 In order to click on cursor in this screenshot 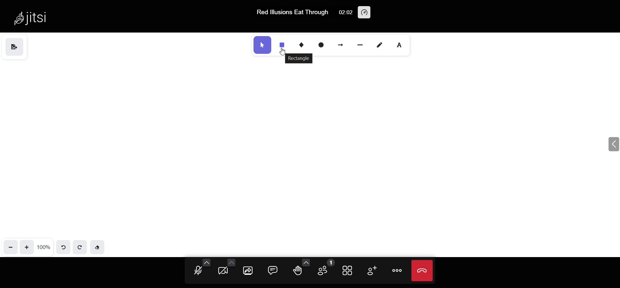, I will do `click(286, 50)`.